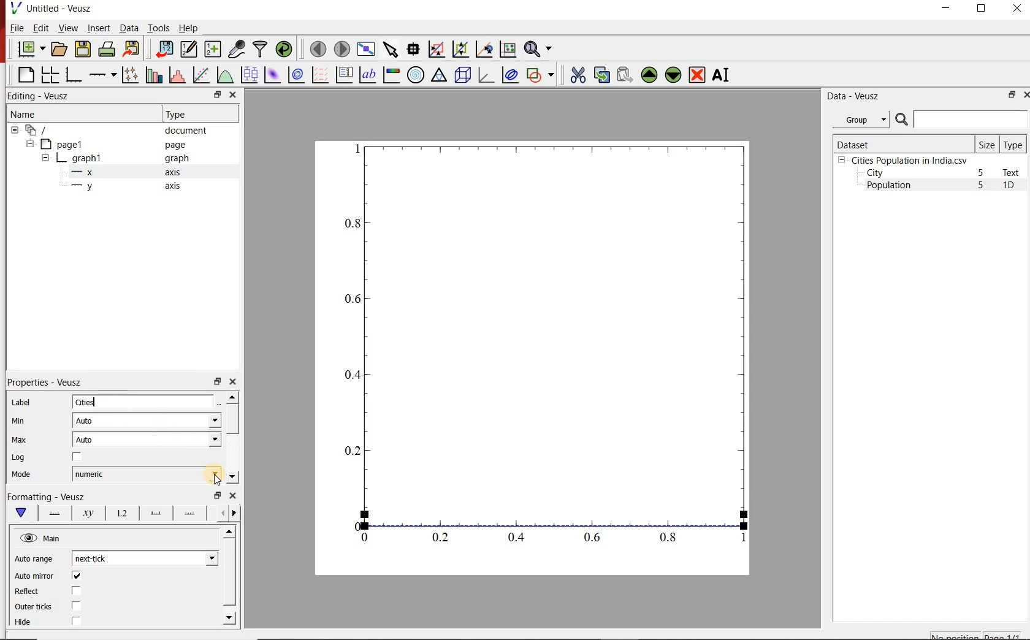 Image resolution: width=1030 pixels, height=640 pixels. I want to click on Reflect, so click(31, 591).